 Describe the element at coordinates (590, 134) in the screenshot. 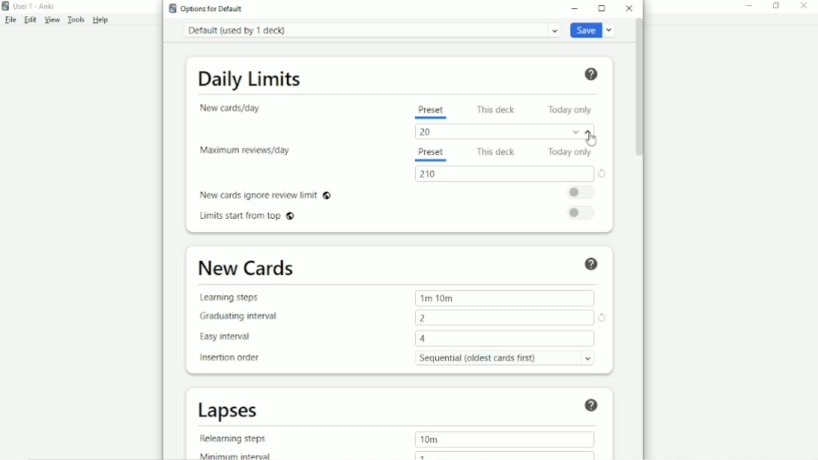

I see `Increment value` at that location.